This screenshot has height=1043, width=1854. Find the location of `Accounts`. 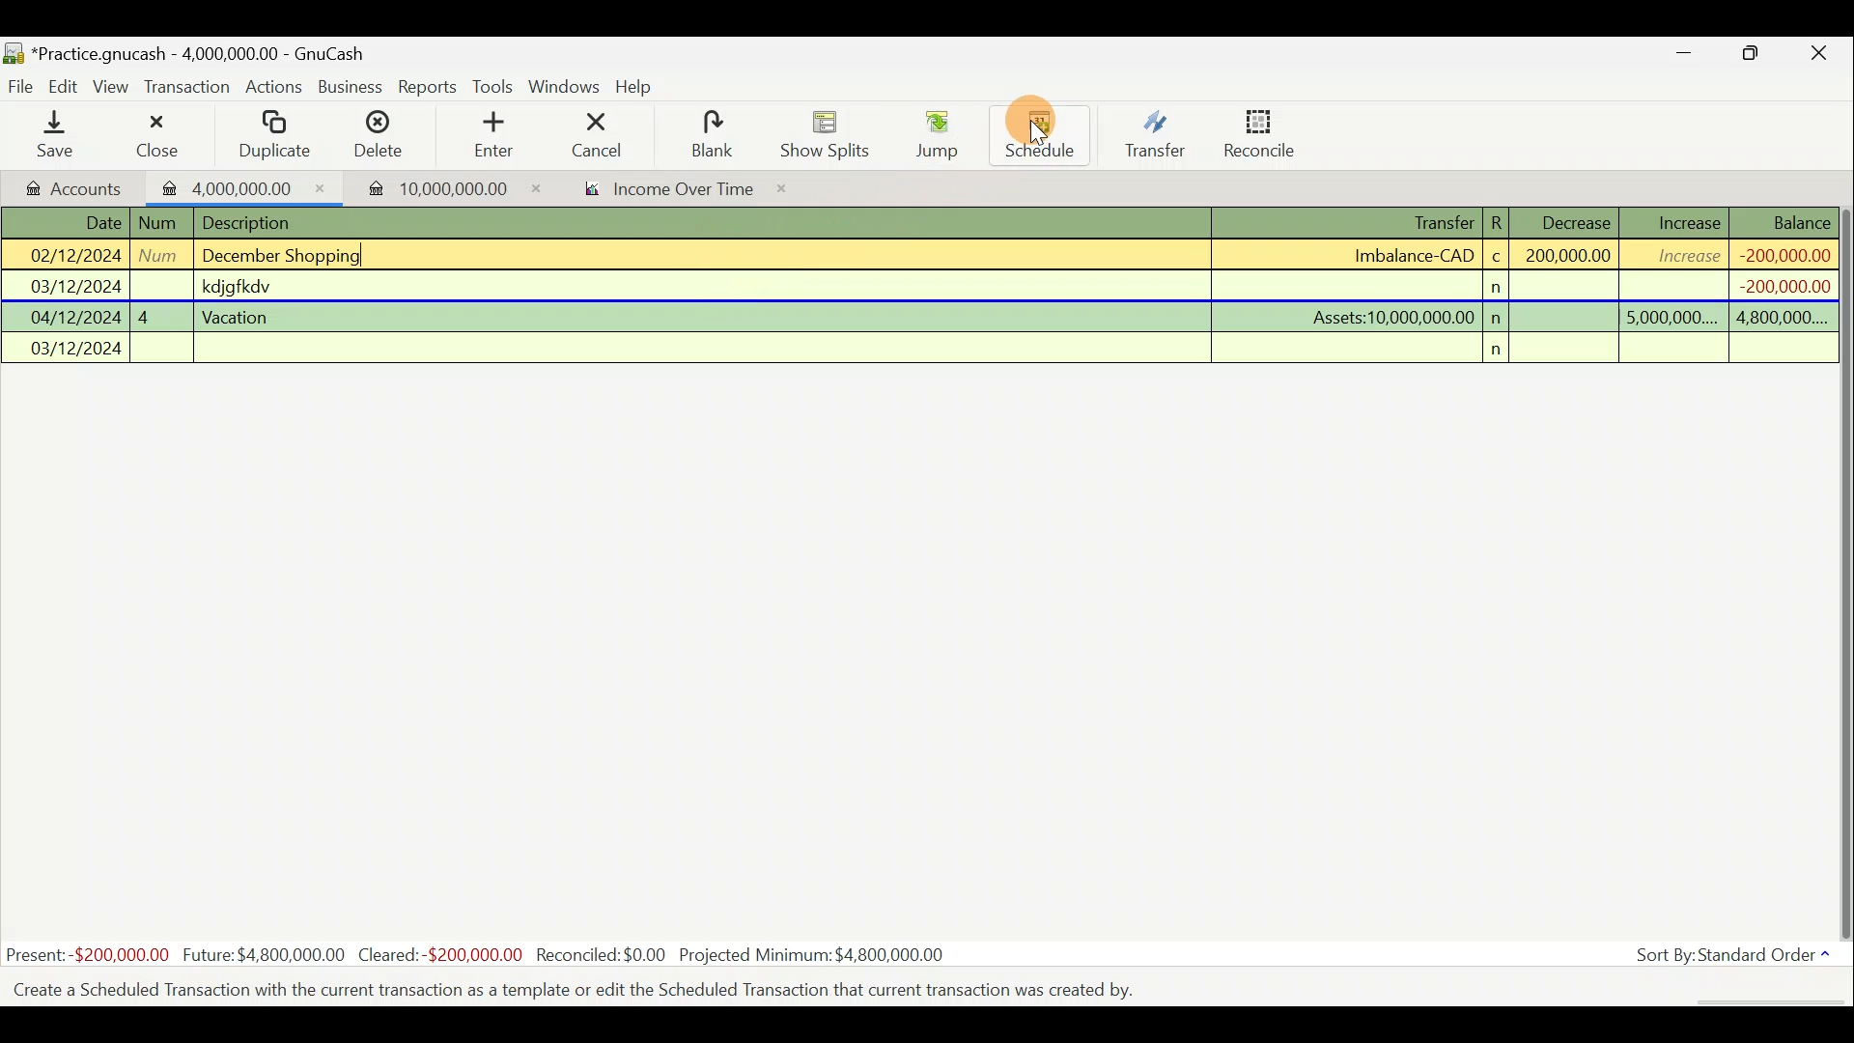

Accounts is located at coordinates (76, 186).